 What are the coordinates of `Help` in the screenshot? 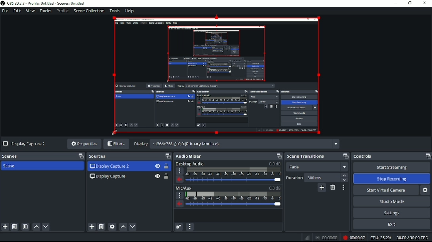 It's located at (129, 11).